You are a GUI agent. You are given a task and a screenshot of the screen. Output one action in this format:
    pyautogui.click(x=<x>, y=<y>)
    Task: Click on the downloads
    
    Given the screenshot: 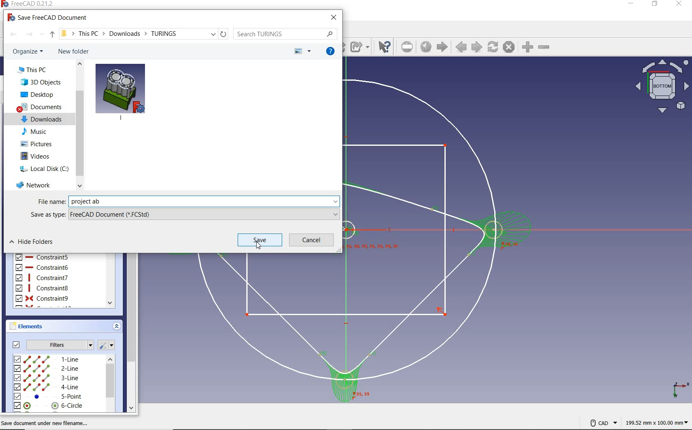 What is the action you would take?
    pyautogui.click(x=42, y=119)
    